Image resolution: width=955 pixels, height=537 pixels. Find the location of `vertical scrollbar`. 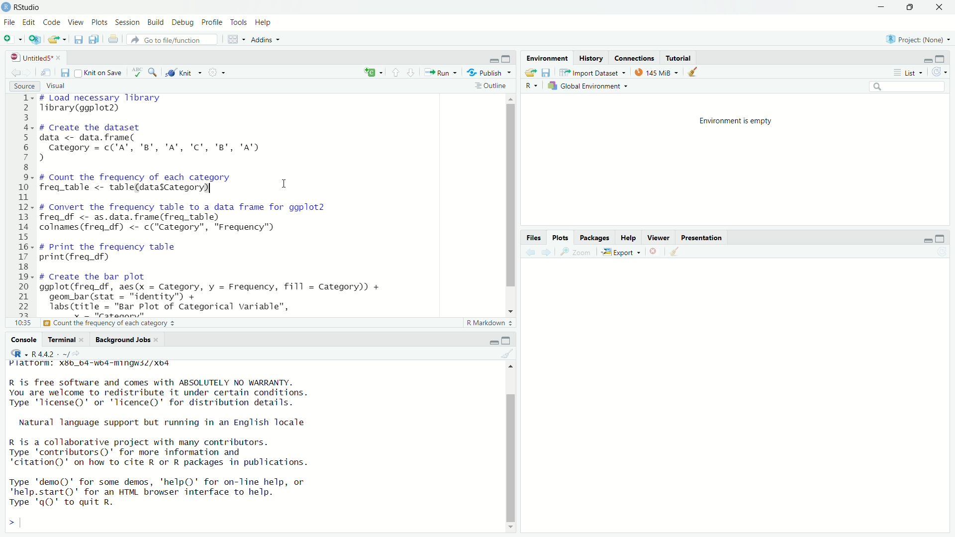

vertical scrollbar is located at coordinates (512, 459).